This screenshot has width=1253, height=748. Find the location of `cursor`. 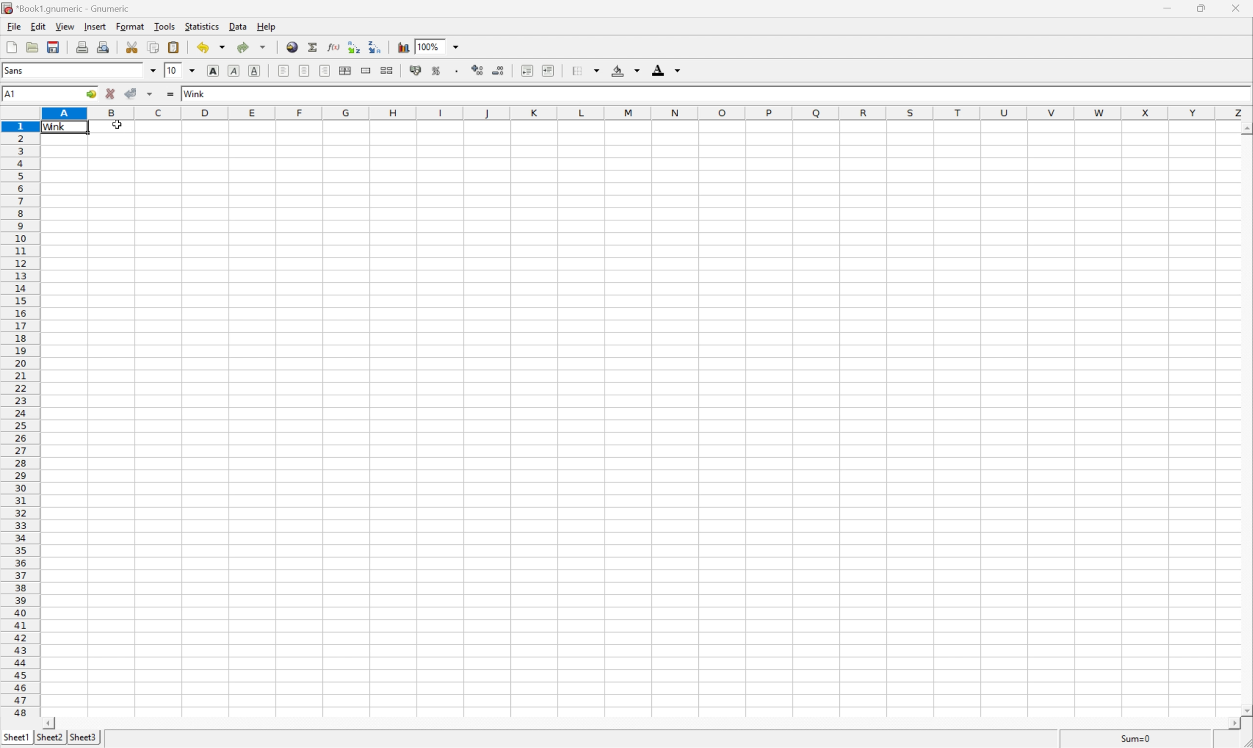

cursor is located at coordinates (121, 125).